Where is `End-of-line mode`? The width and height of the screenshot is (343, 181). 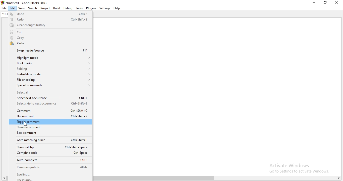
End-of-line mode is located at coordinates (49, 74).